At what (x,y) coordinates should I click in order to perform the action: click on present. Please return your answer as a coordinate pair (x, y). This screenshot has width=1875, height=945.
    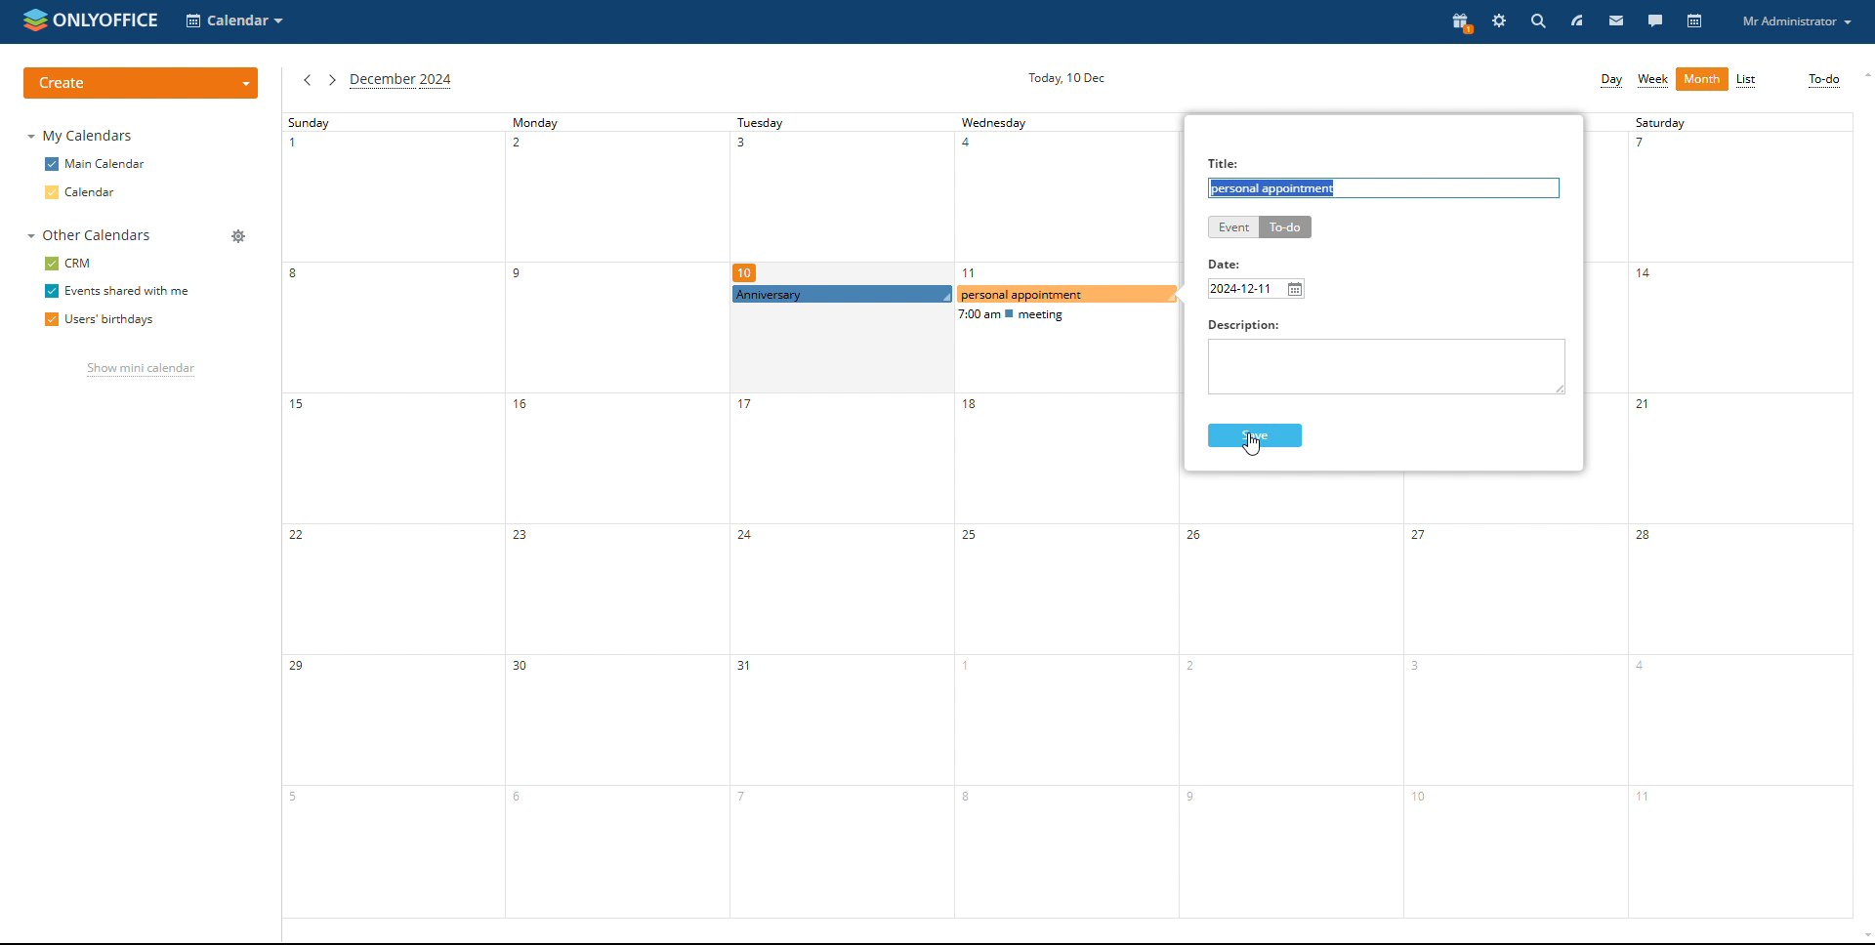
    Looking at the image, I should click on (1458, 22).